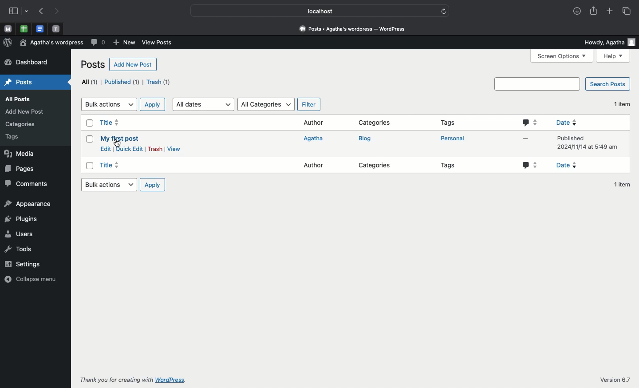 The width and height of the screenshot is (639, 388). What do you see at coordinates (576, 12) in the screenshot?
I see `Downloads` at bounding box center [576, 12].